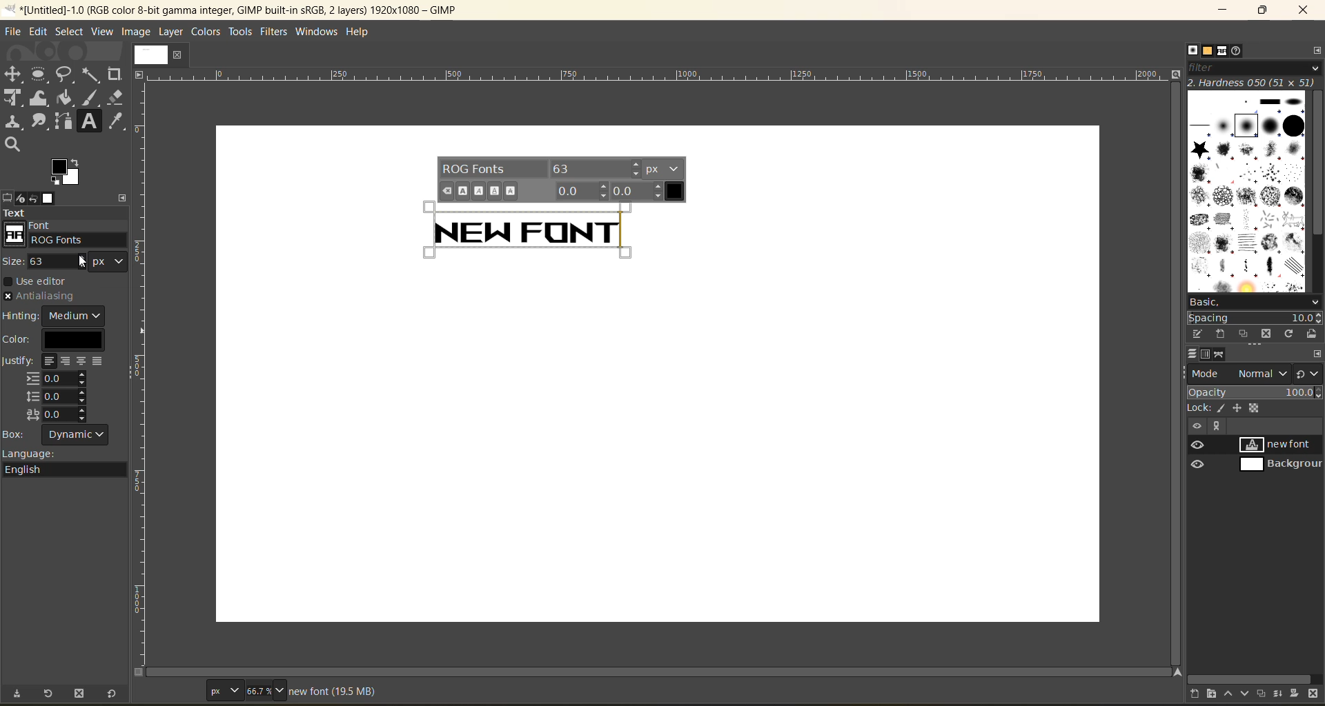  I want to click on maximize, so click(1262, 12).